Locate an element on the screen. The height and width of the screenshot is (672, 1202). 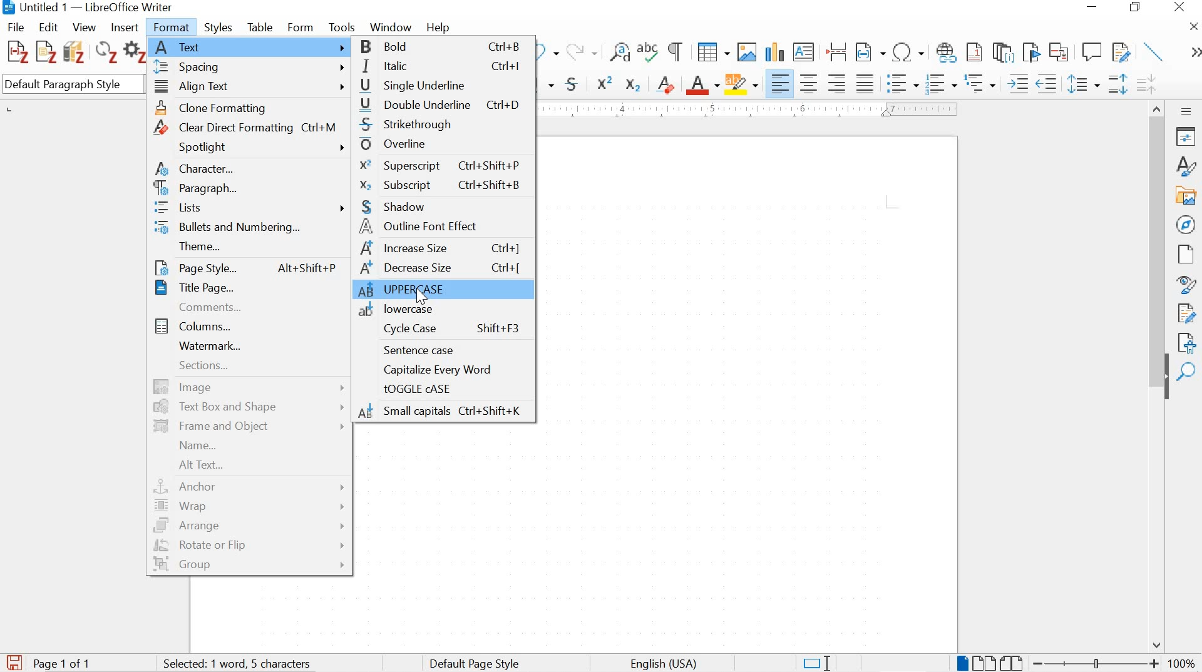
sentence case is located at coordinates (441, 350).